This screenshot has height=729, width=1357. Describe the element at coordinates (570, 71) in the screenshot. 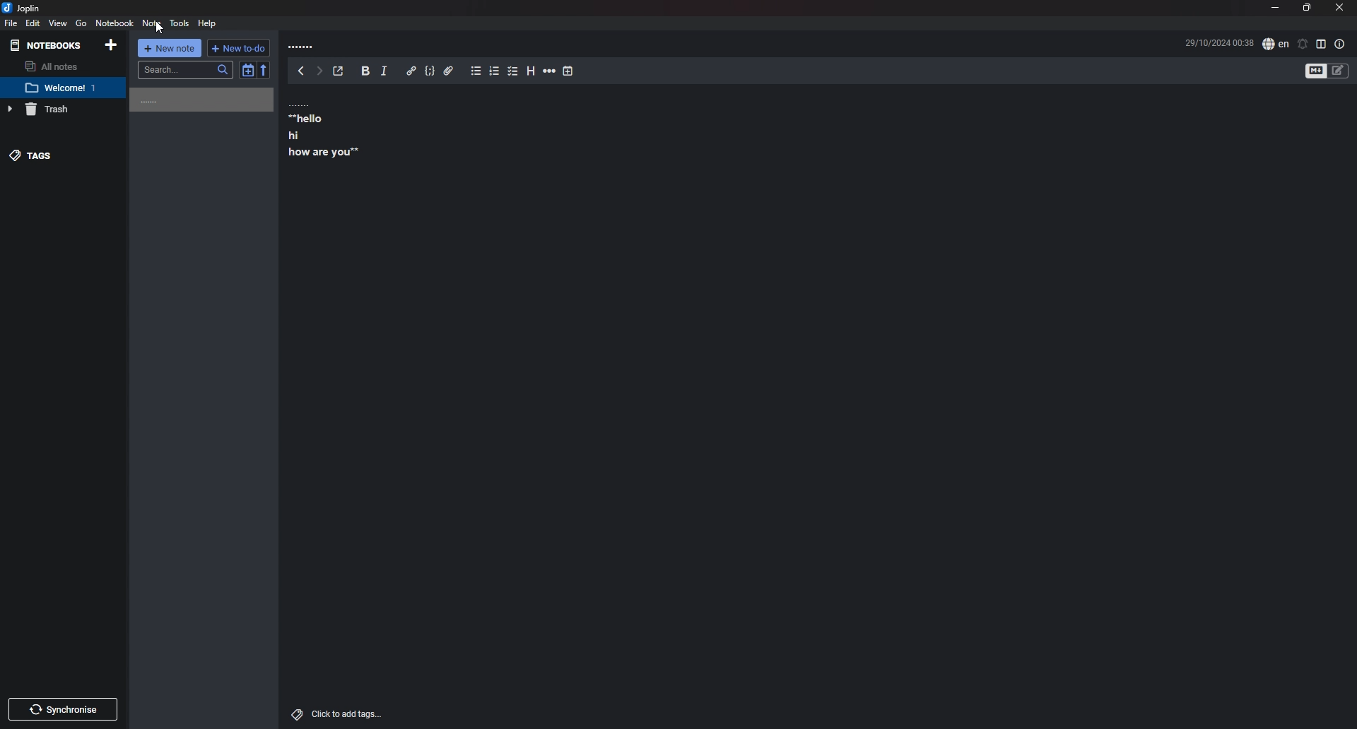

I see `Insert time` at that location.